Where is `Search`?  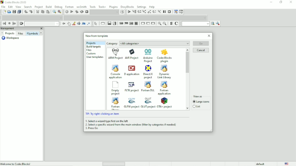 Search is located at coordinates (28, 7).